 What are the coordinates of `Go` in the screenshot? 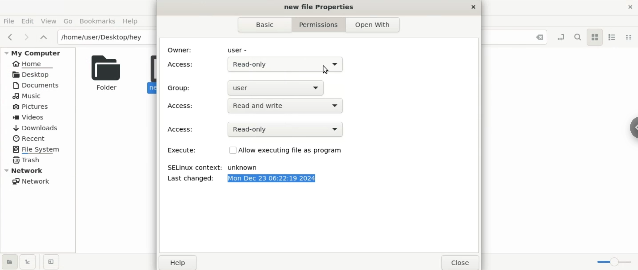 It's located at (68, 21).